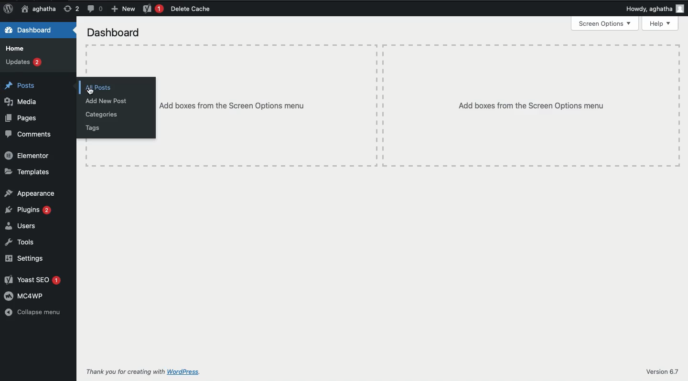  What do you see at coordinates (124, 8) in the screenshot?
I see `New` at bounding box center [124, 8].